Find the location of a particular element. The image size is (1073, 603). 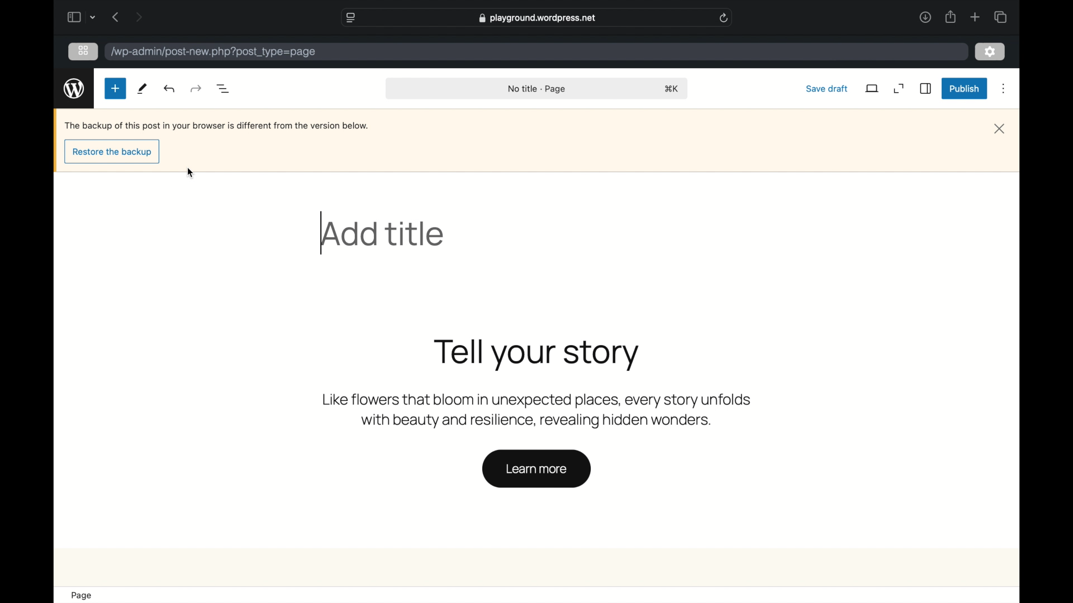

grid is located at coordinates (84, 50).